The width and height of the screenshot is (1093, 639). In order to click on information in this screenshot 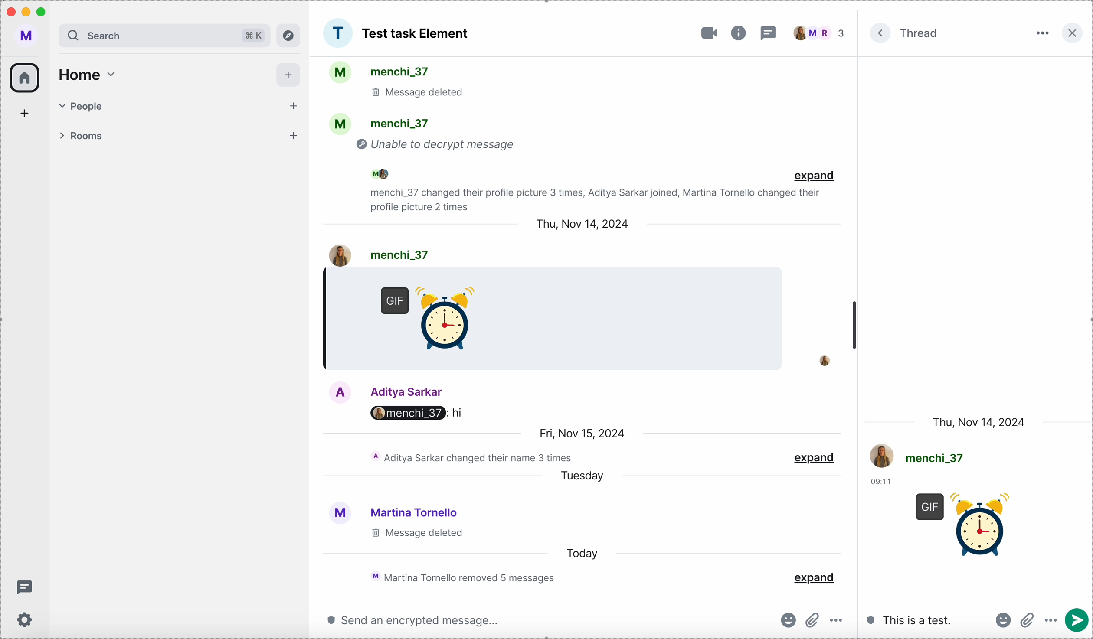, I will do `click(738, 33)`.